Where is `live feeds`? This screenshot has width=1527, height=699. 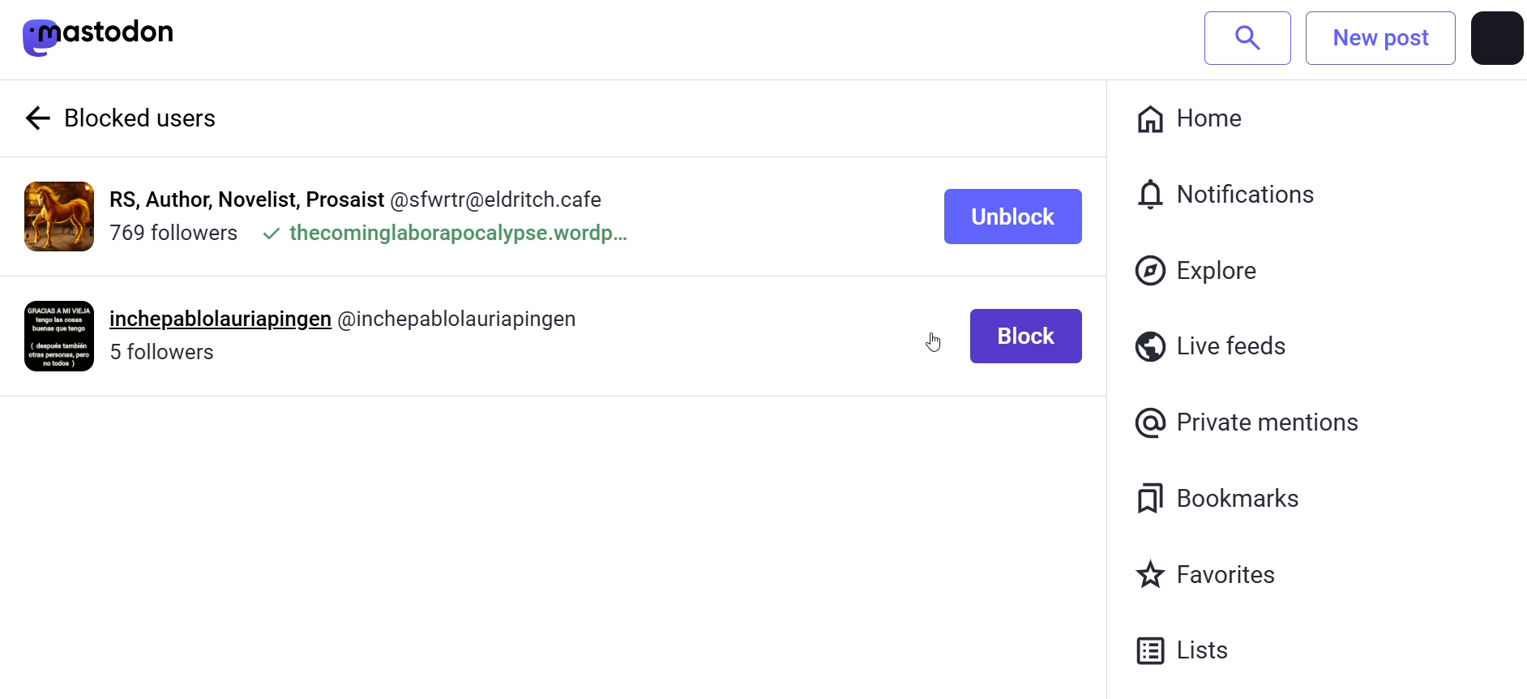 live feeds is located at coordinates (1216, 341).